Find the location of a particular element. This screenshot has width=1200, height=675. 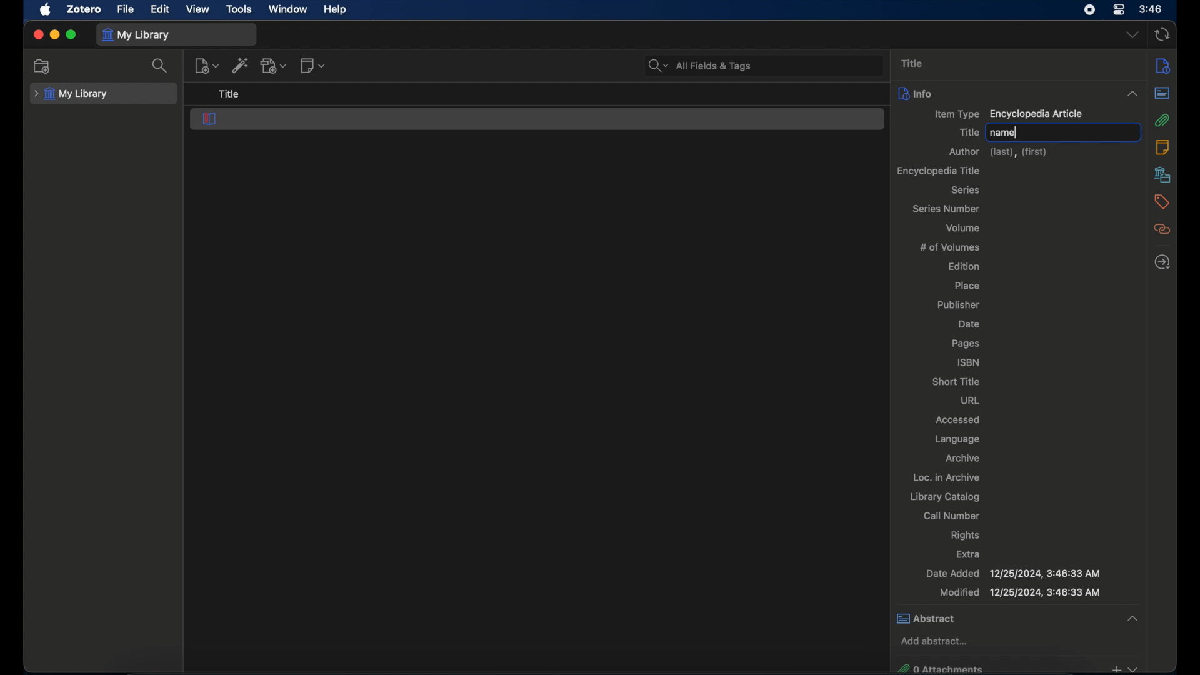

new collection is located at coordinates (42, 66).